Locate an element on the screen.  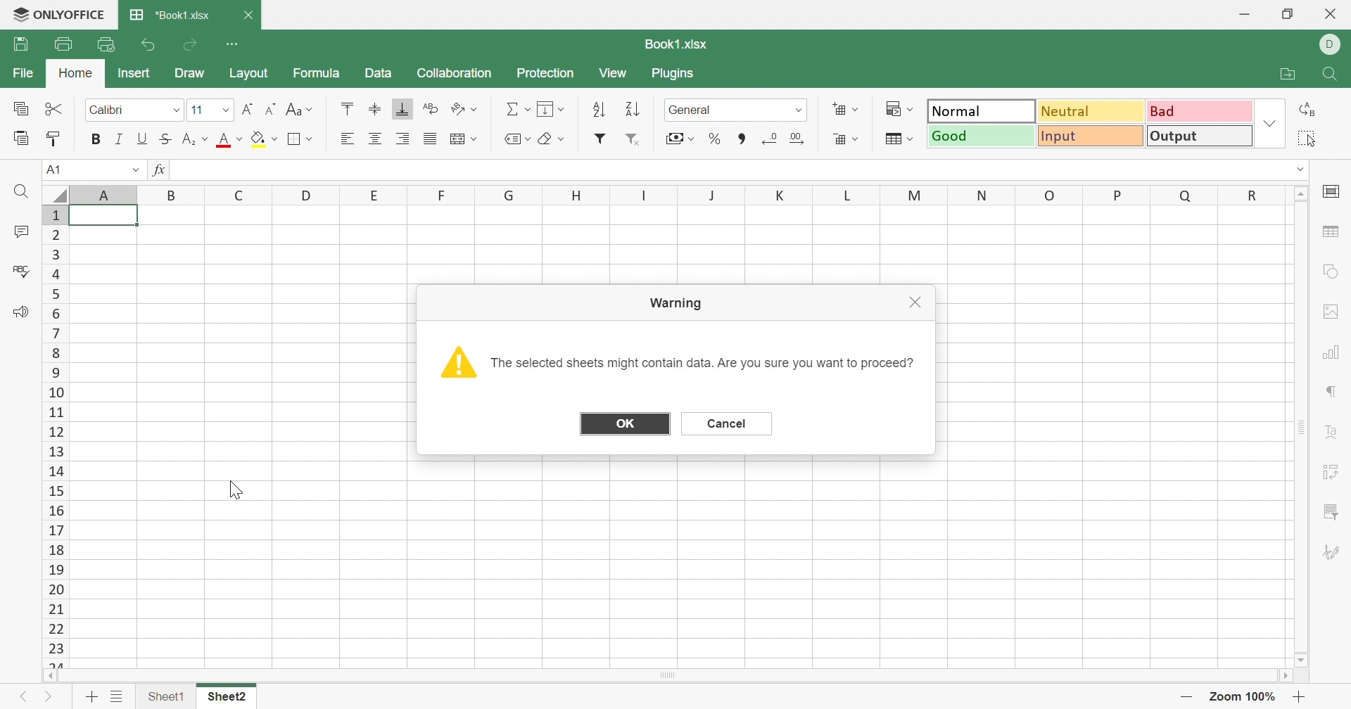
- is located at coordinates (1189, 697).